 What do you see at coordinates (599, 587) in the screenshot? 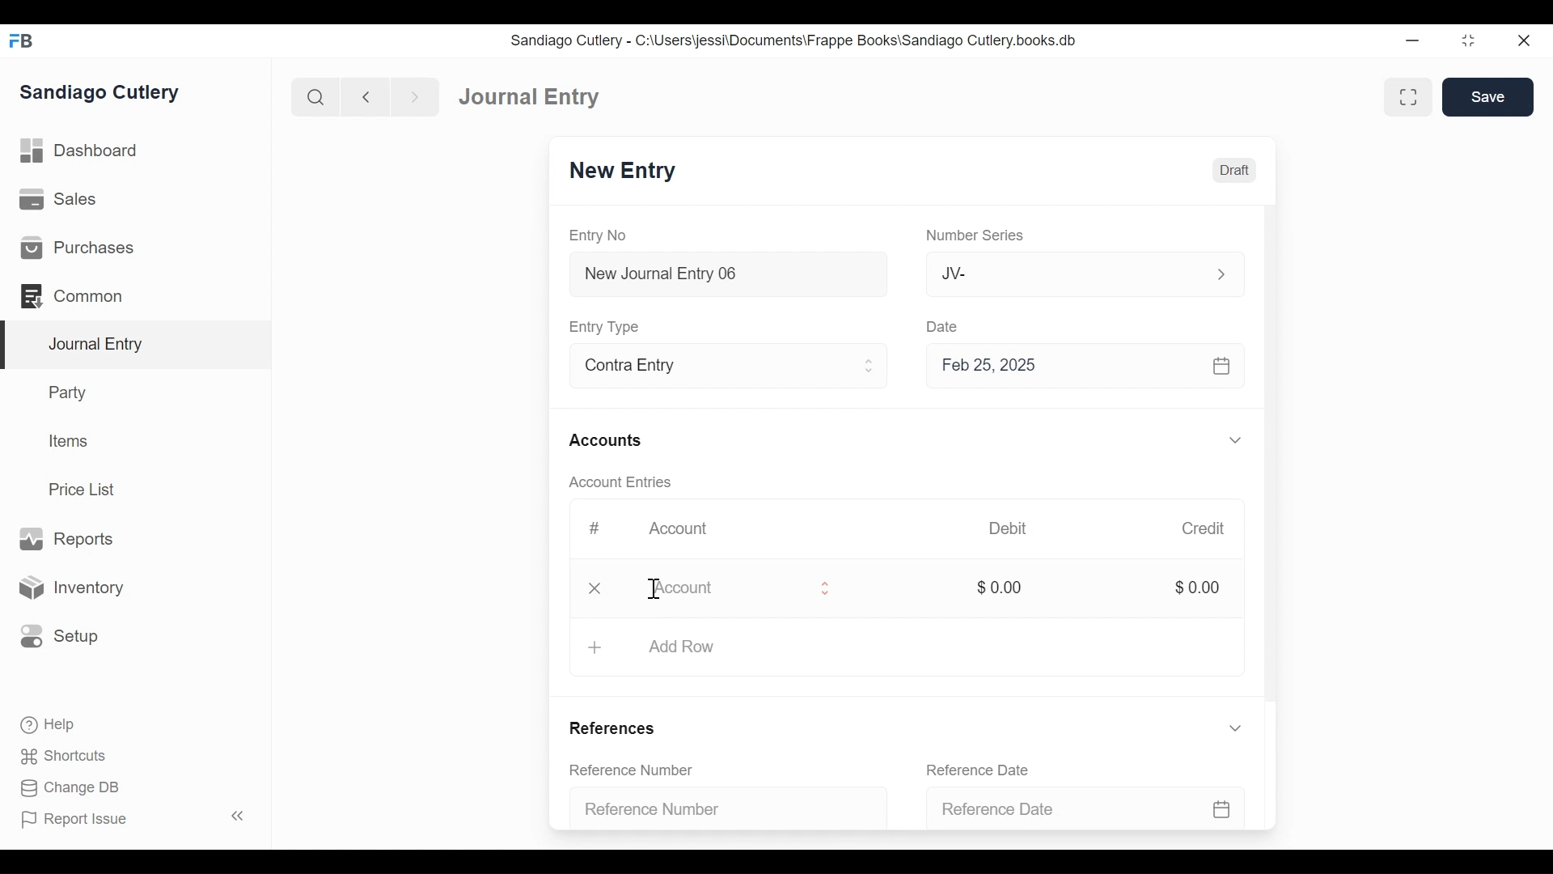
I see `close` at bounding box center [599, 587].